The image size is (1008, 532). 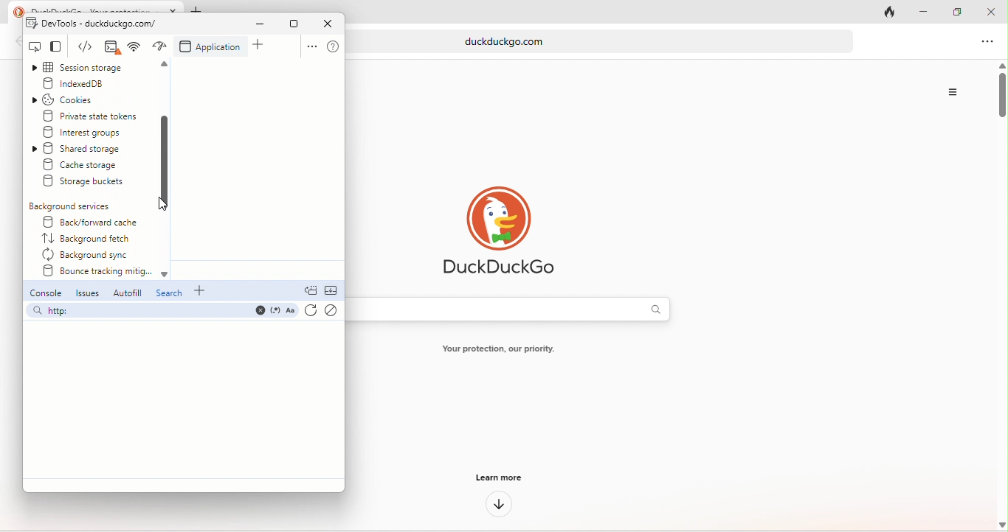 I want to click on close, so click(x=992, y=13).